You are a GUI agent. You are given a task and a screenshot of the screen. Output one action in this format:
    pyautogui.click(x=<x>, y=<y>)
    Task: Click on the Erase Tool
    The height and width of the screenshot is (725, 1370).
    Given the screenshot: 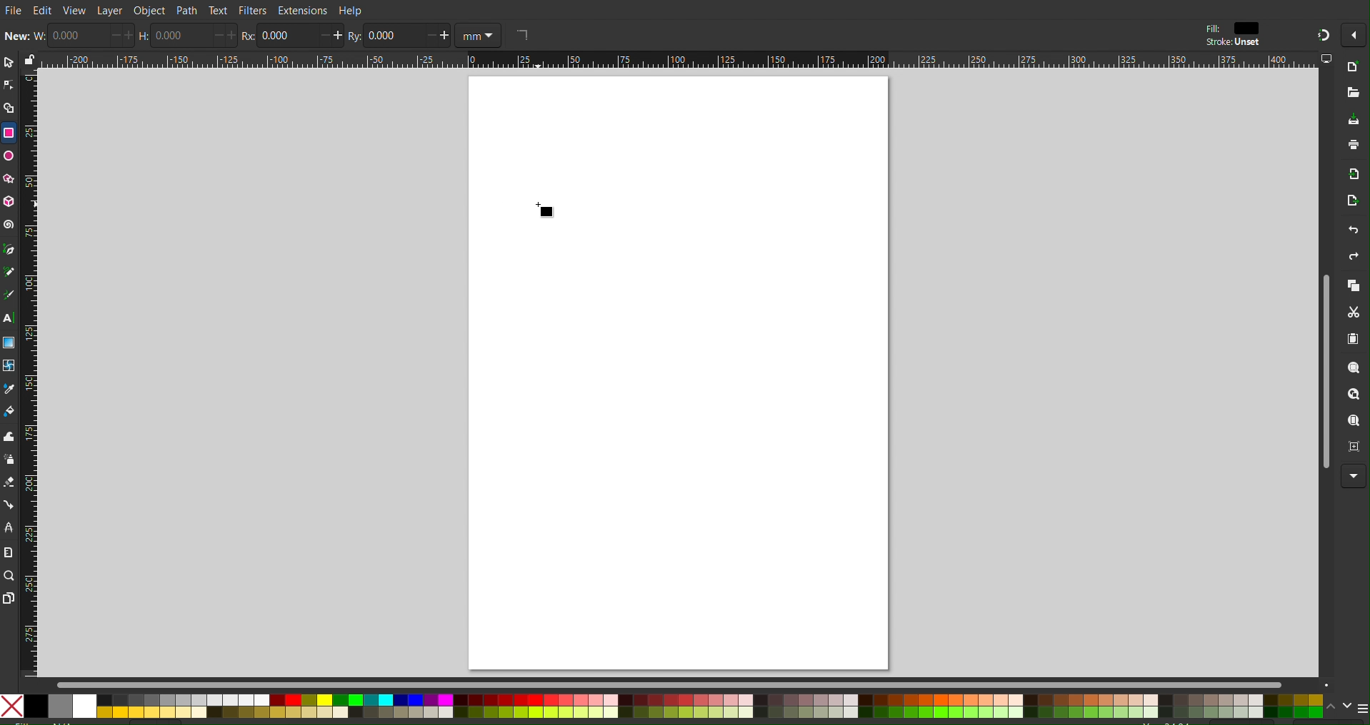 What is the action you would take?
    pyautogui.click(x=9, y=484)
    